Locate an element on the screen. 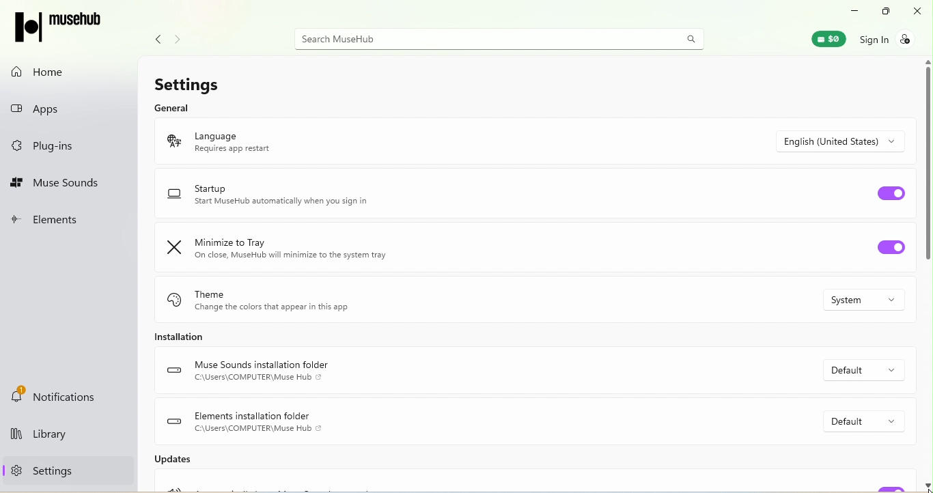  Elements is located at coordinates (53, 221).